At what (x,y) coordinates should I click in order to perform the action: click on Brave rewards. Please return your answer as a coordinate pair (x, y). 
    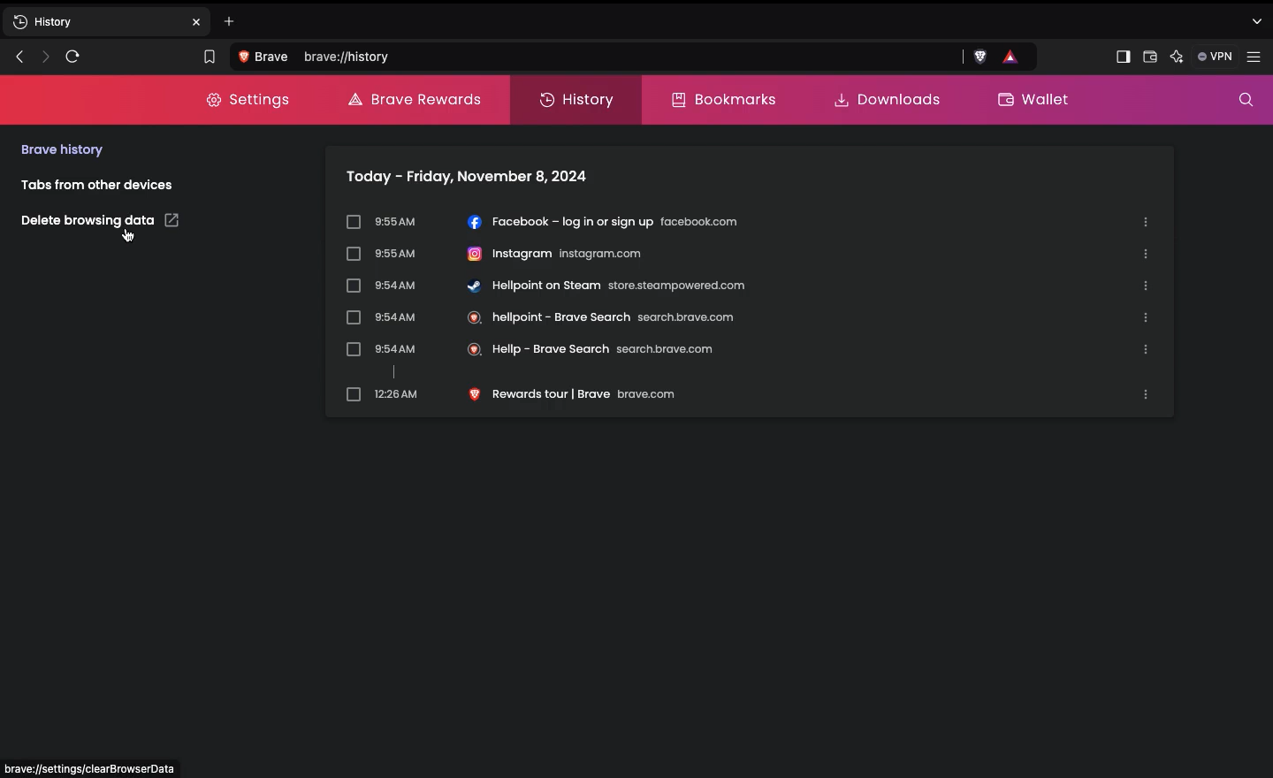
    Looking at the image, I should click on (413, 98).